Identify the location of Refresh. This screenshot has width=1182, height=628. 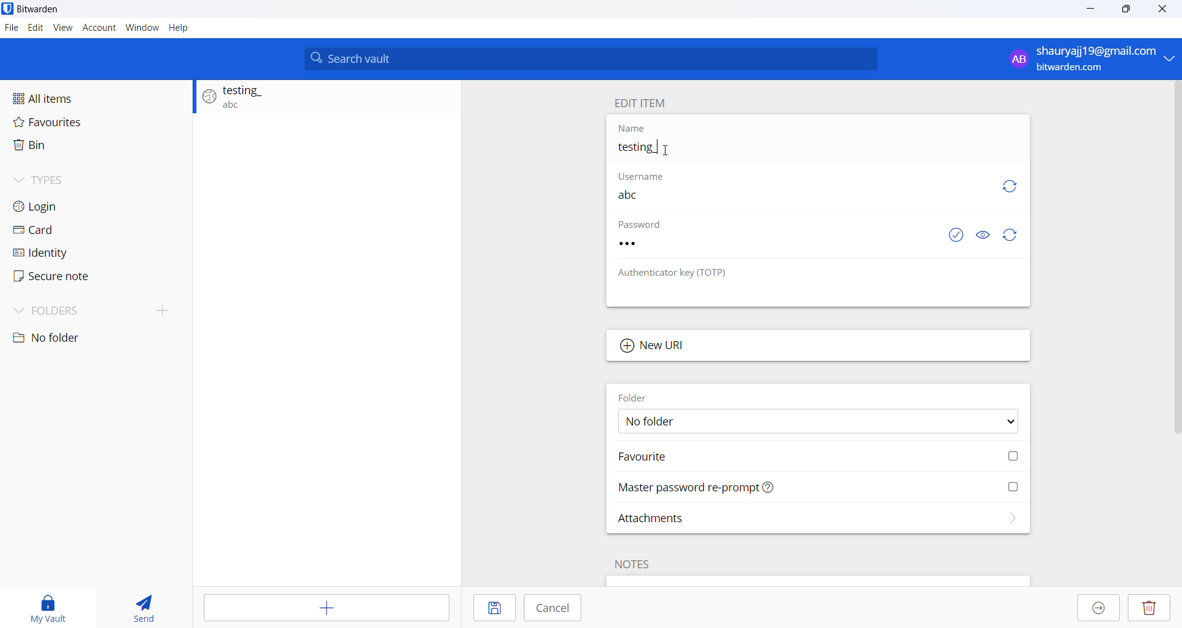
(1011, 237).